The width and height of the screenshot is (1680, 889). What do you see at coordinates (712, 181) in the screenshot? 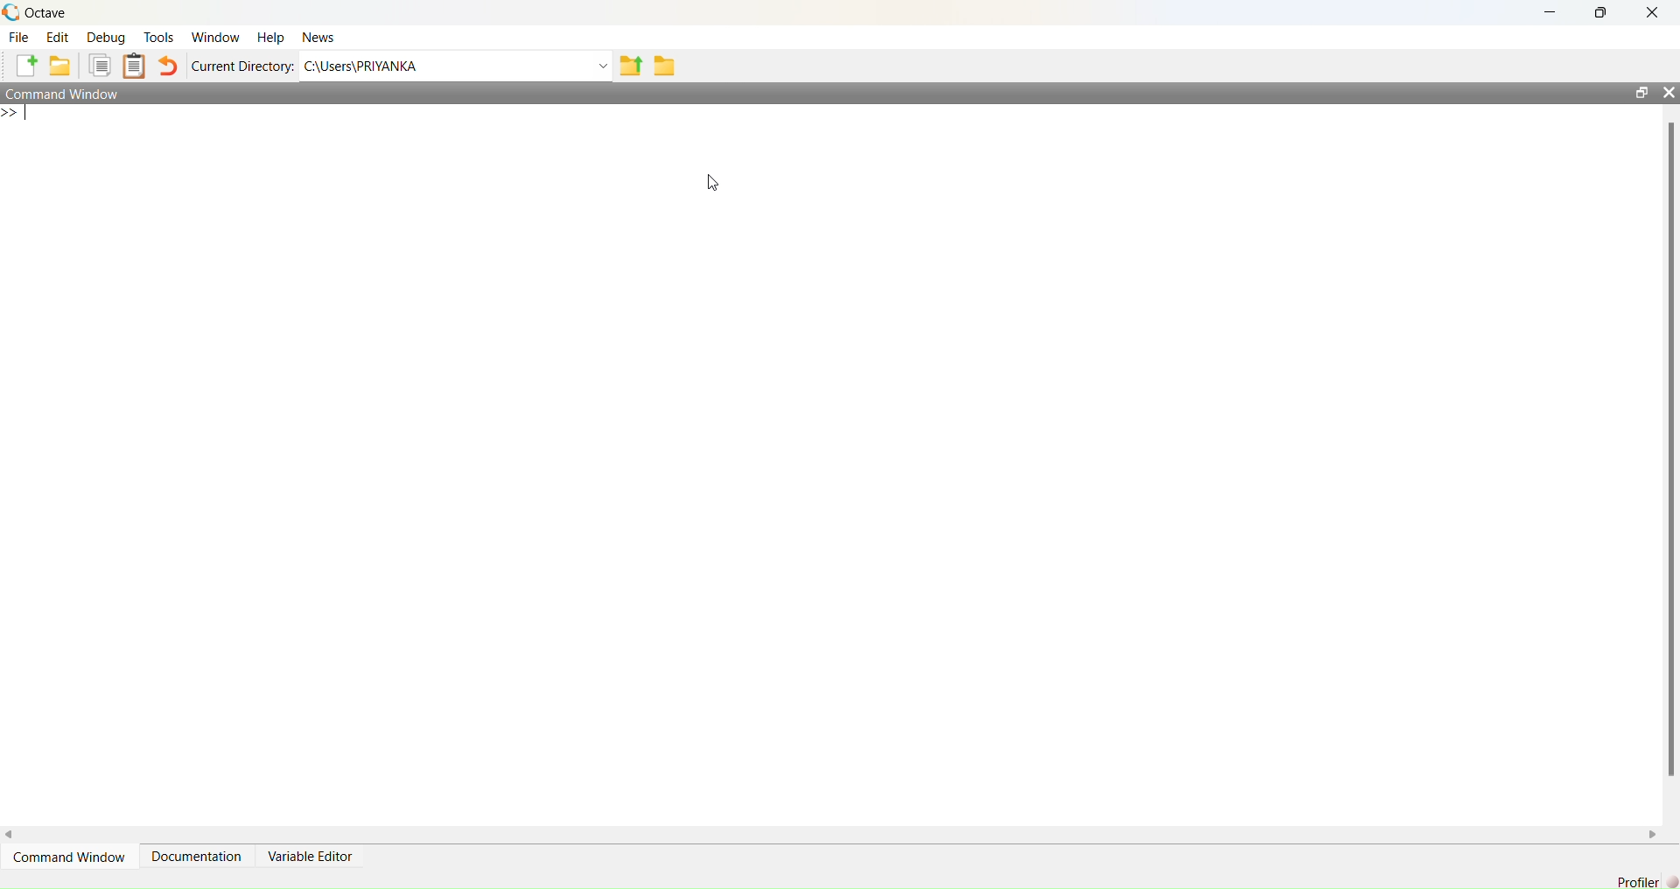
I see `cursor` at bounding box center [712, 181].